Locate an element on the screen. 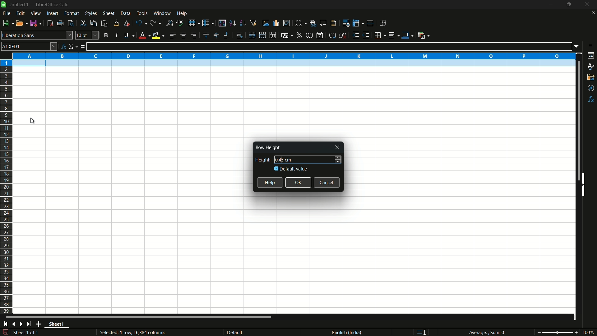  print is located at coordinates (60, 24).